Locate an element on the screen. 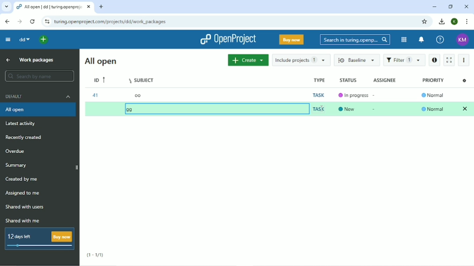 Image resolution: width=474 pixels, height=266 pixels. All open is located at coordinates (100, 61).